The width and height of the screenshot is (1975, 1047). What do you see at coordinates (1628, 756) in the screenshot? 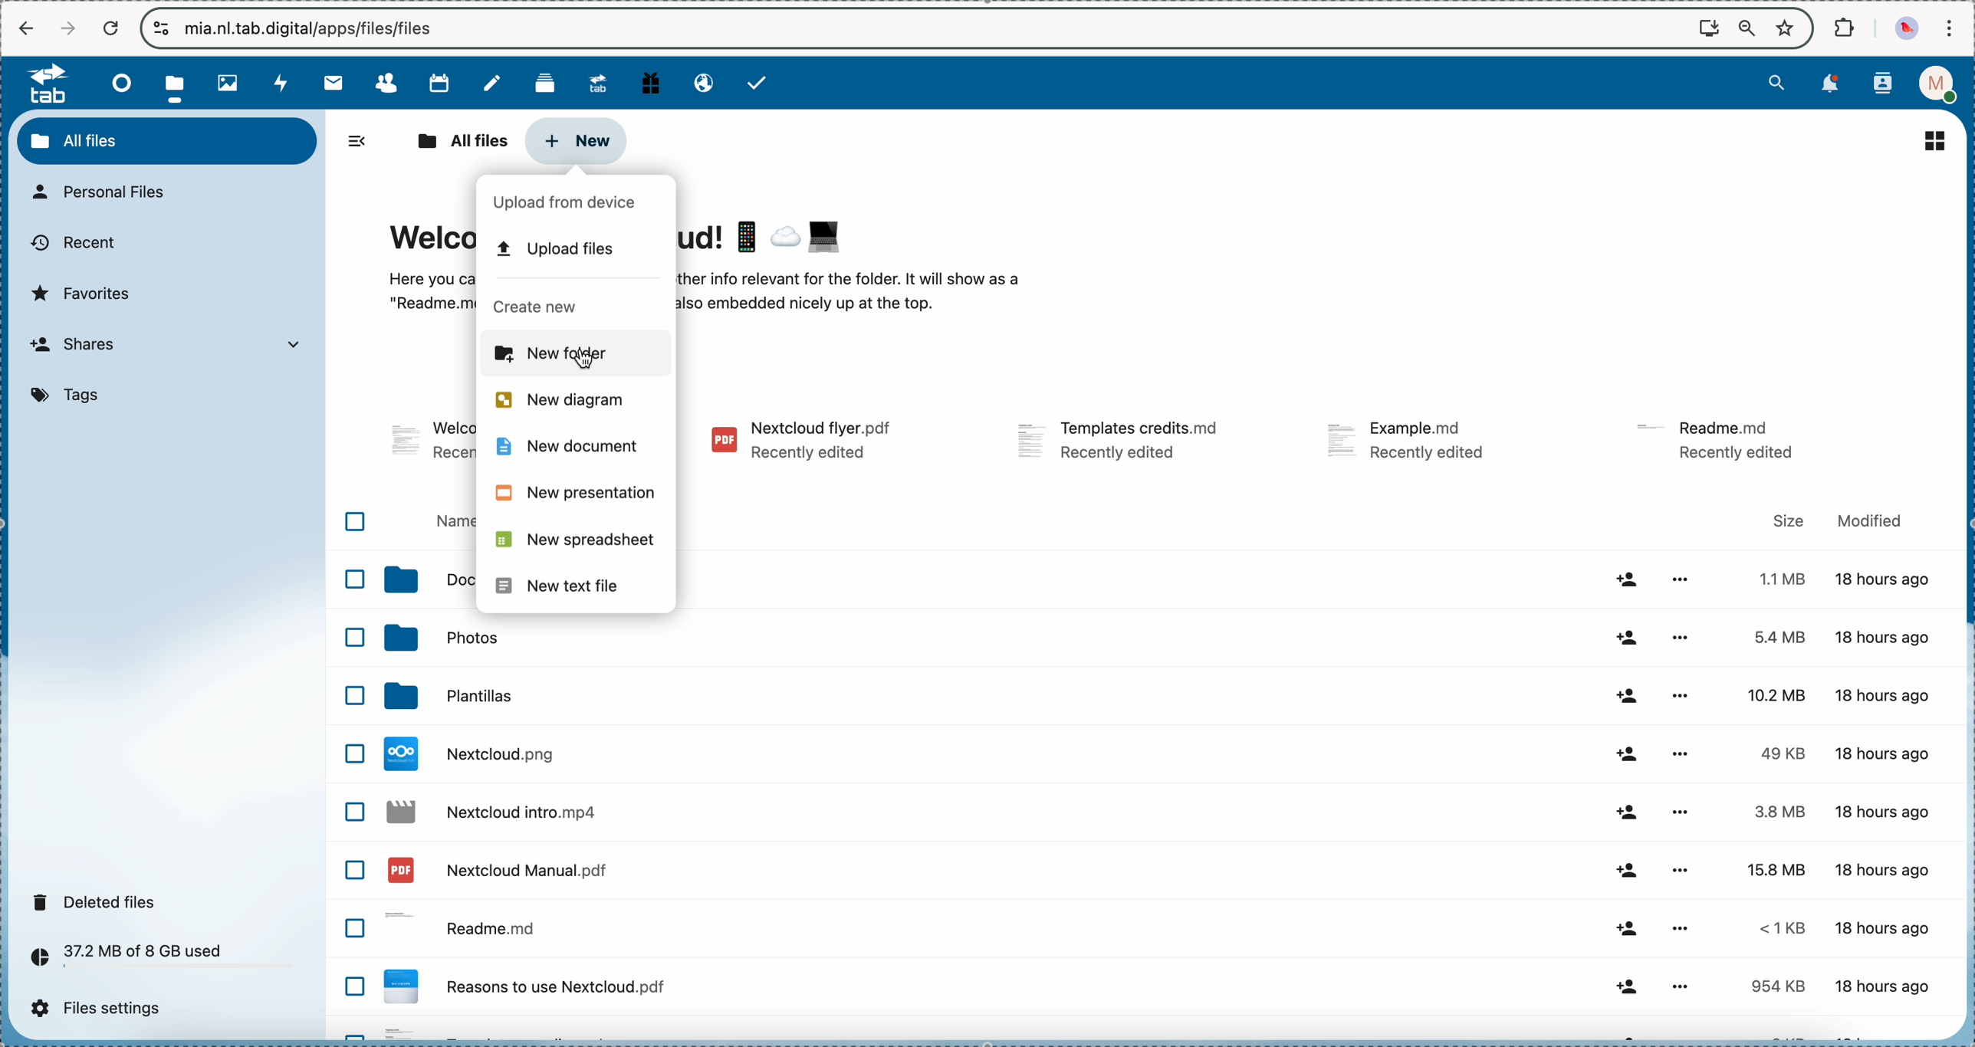
I see `share` at bounding box center [1628, 756].